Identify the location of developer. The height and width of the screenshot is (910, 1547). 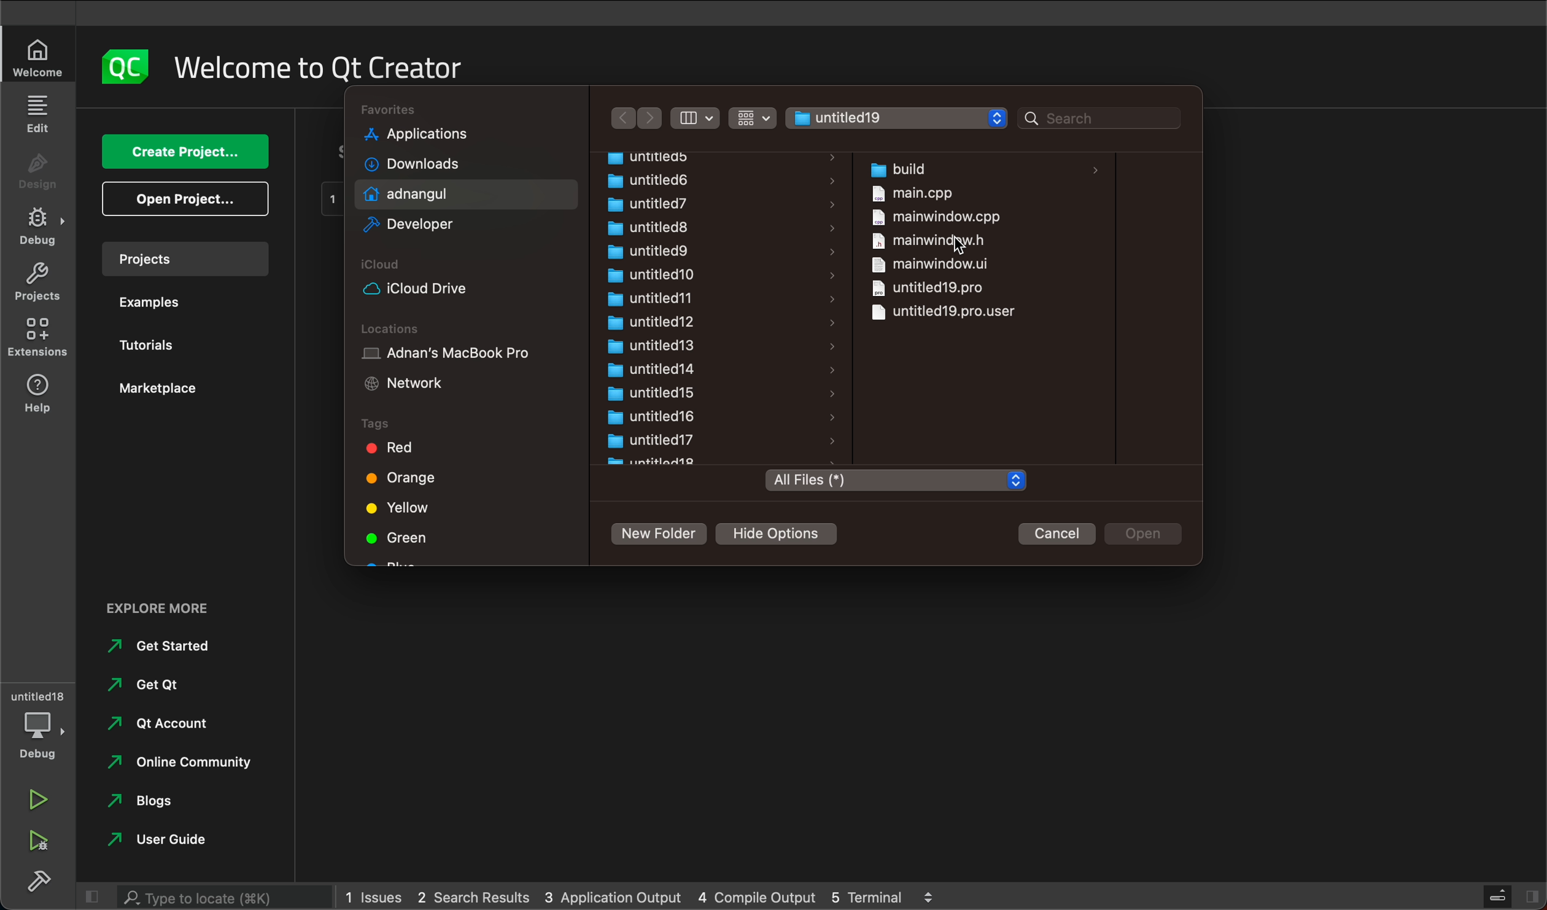
(423, 225).